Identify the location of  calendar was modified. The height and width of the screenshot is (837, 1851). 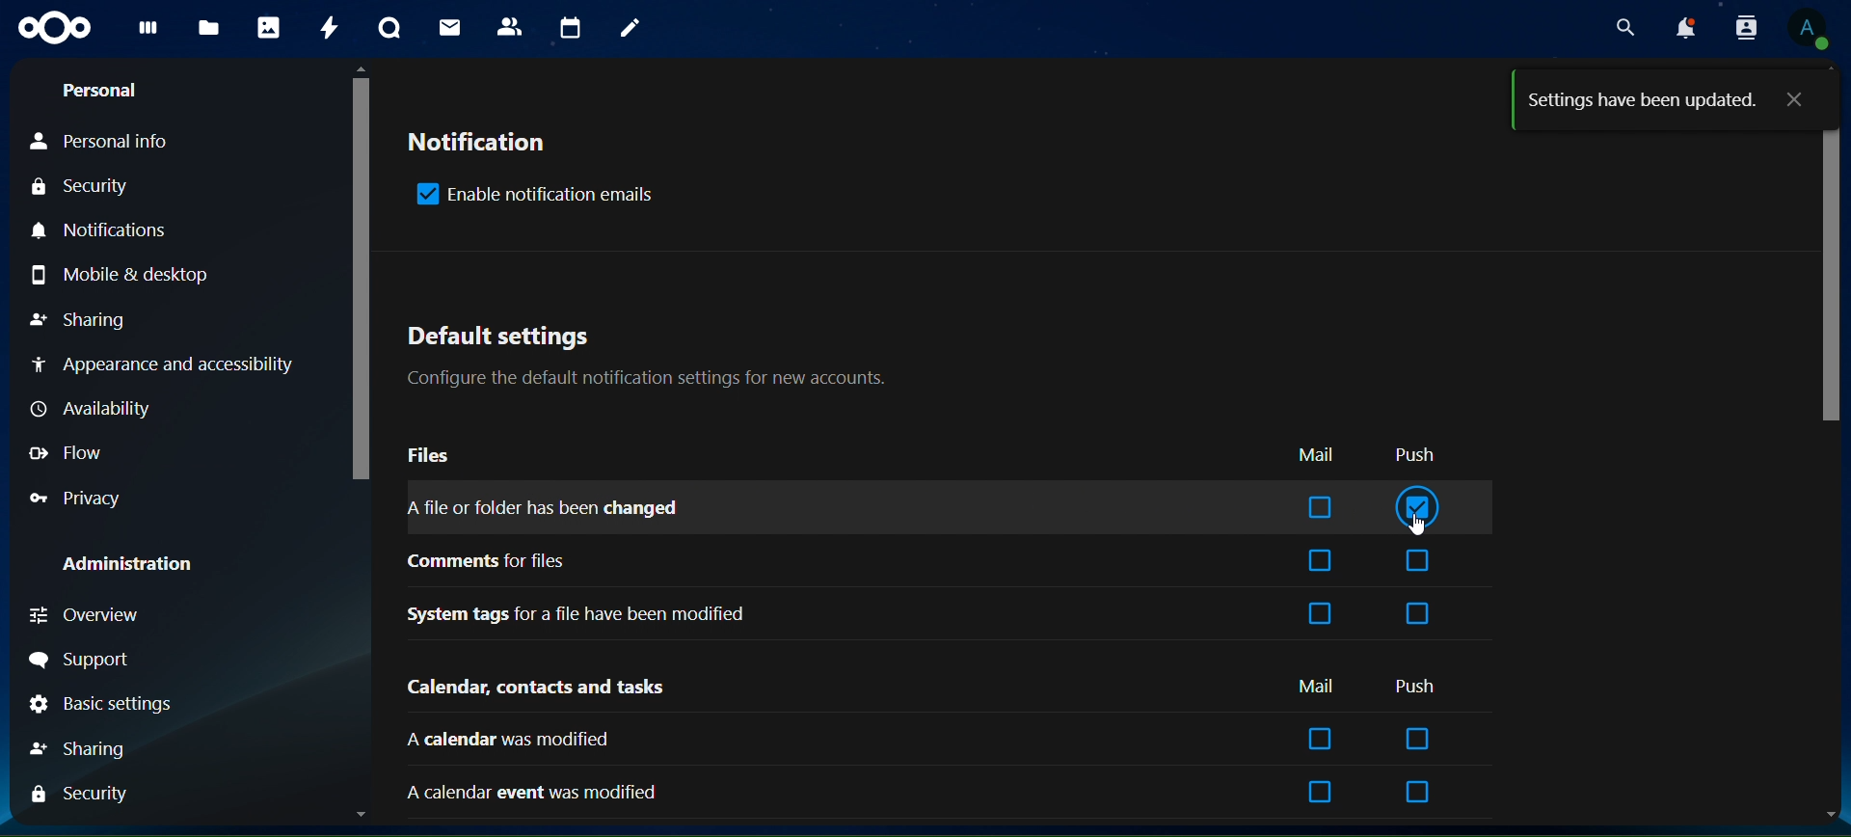
(509, 739).